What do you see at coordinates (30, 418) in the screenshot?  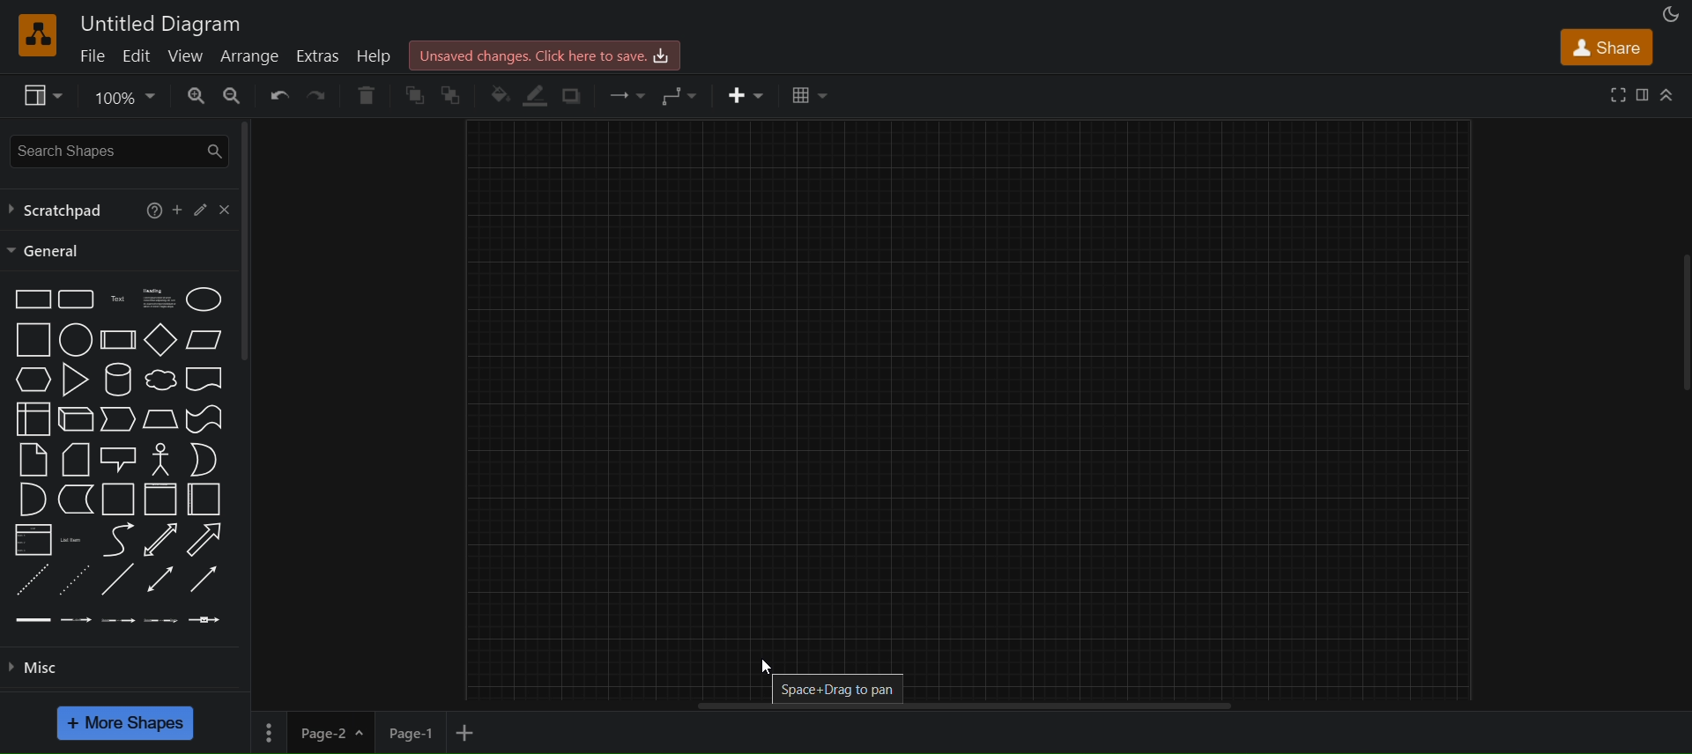 I see `internal storage` at bounding box center [30, 418].